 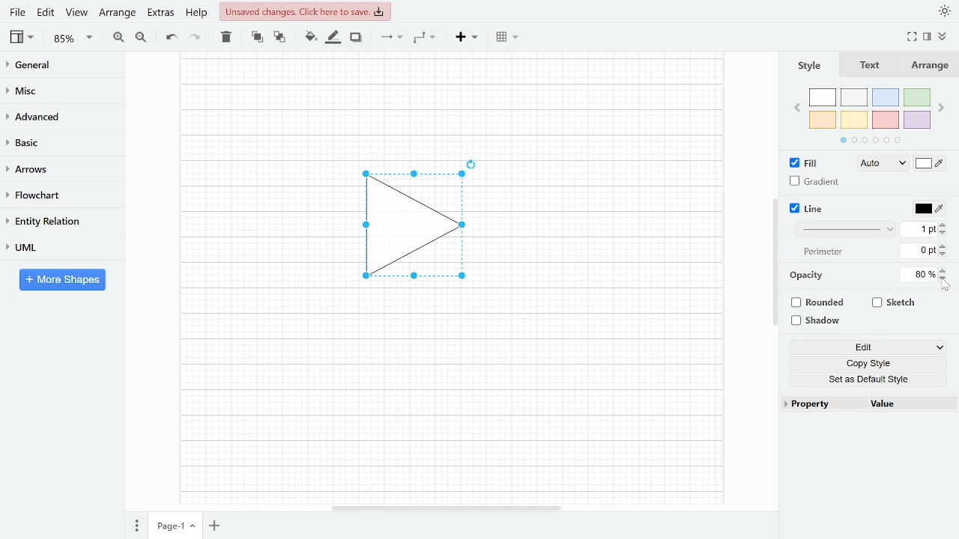 What do you see at coordinates (895, 302) in the screenshot?
I see `Sketch` at bounding box center [895, 302].